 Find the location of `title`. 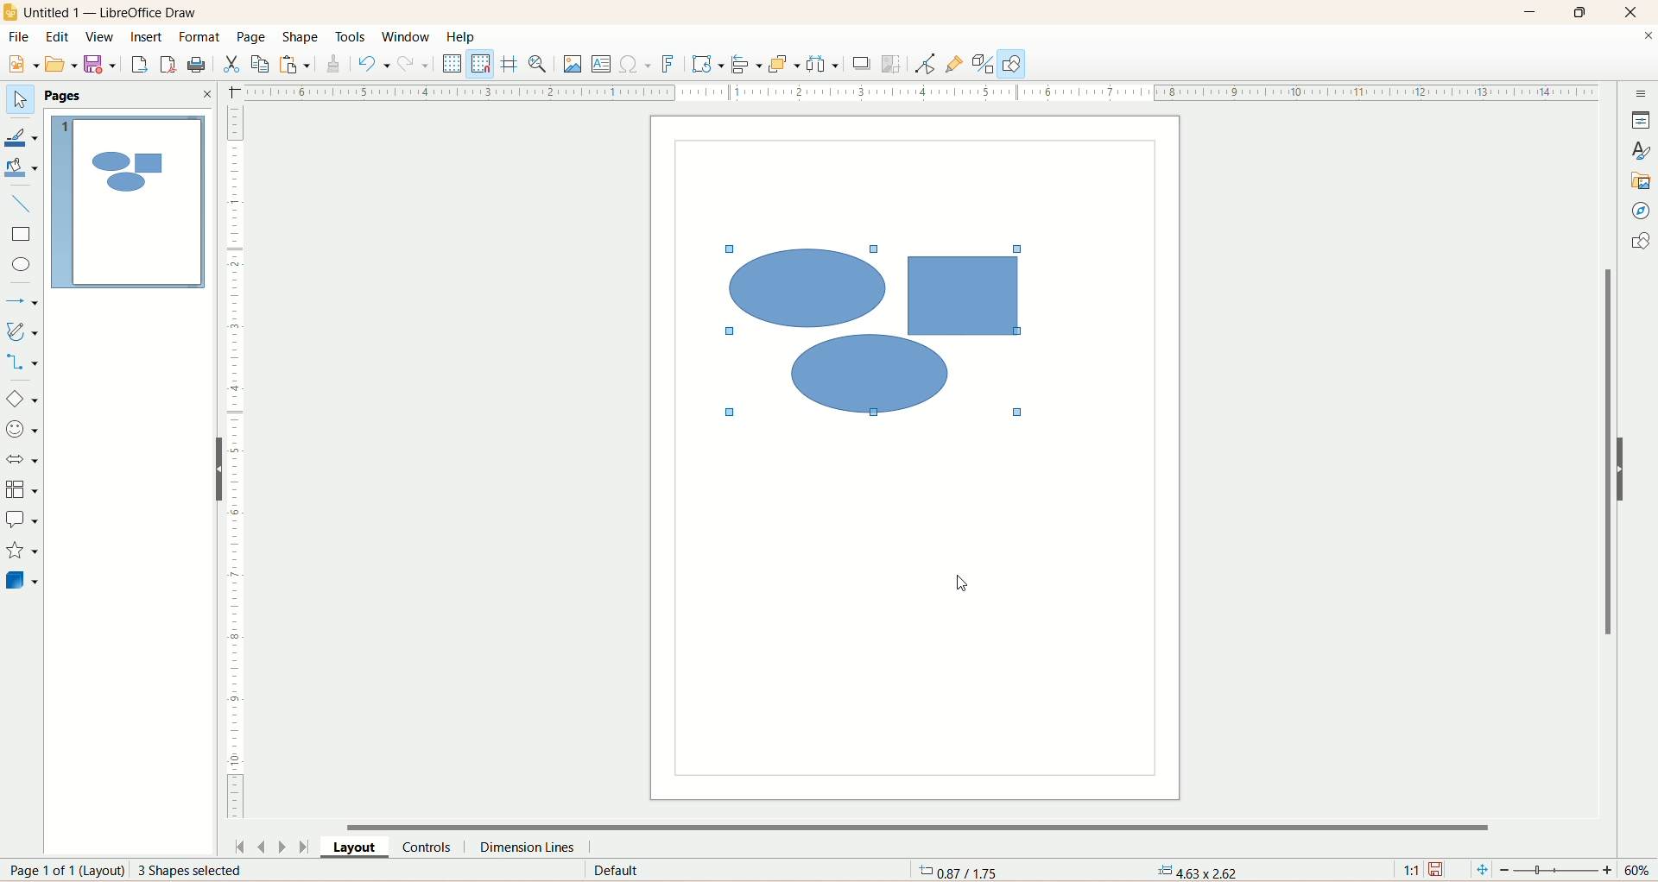

title is located at coordinates (121, 16).